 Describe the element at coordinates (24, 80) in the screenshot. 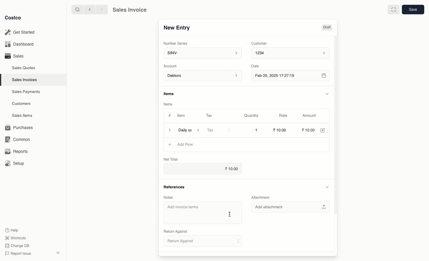

I see `Sales Invoices.` at that location.